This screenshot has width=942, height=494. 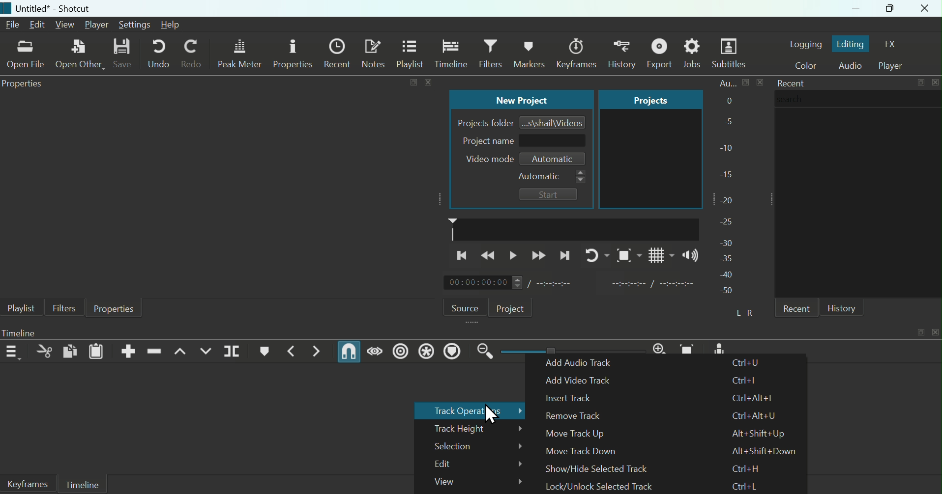 What do you see at coordinates (724, 83) in the screenshot?
I see `Au...` at bounding box center [724, 83].